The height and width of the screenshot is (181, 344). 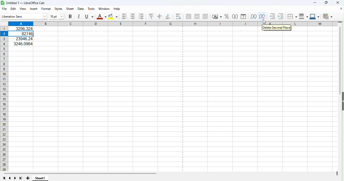 What do you see at coordinates (281, 16) in the screenshot?
I see `Decrease indent` at bounding box center [281, 16].